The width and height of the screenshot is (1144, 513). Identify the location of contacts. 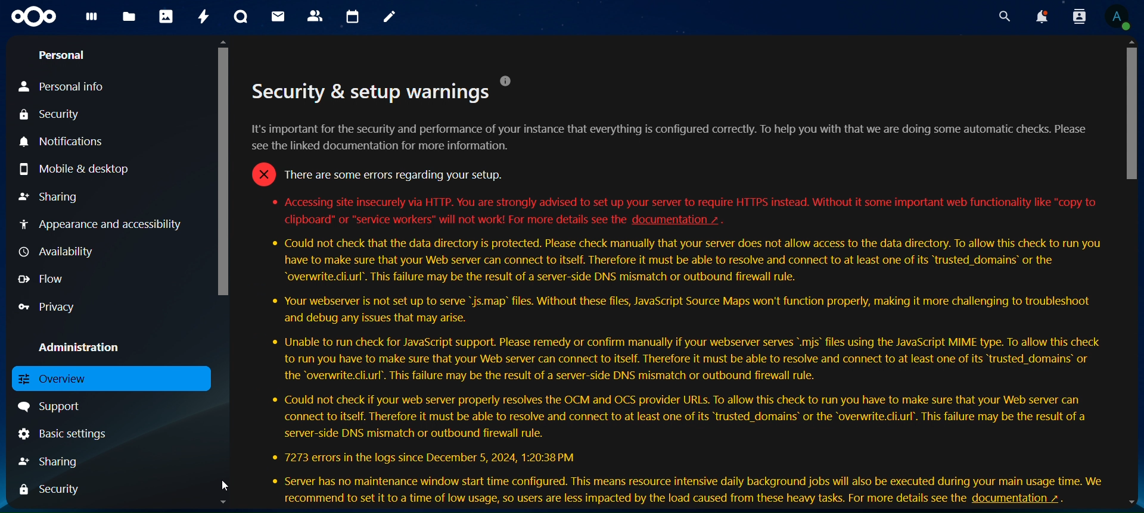
(316, 15).